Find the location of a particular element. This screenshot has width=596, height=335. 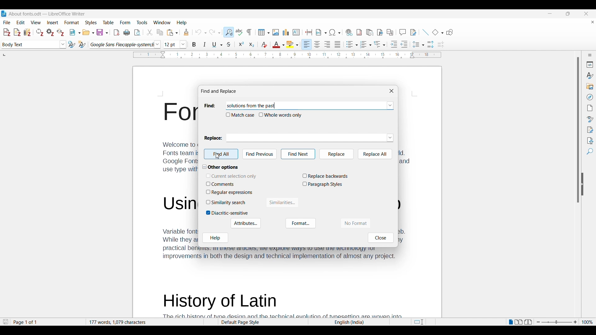

Insert bookmark is located at coordinates (380, 32).